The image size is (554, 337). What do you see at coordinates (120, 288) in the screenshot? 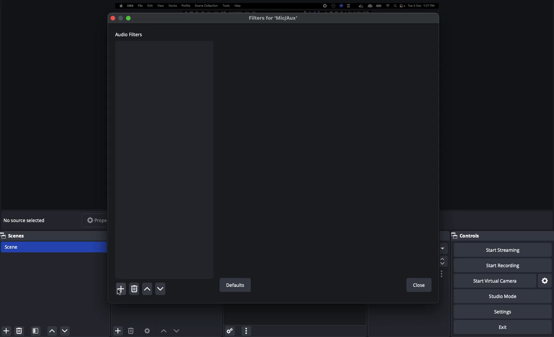
I see `Add` at bounding box center [120, 288].